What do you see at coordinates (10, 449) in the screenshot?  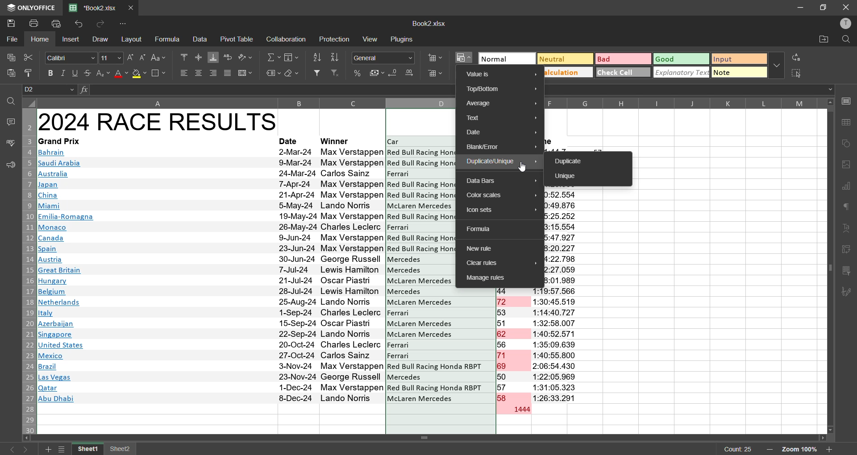 I see `previous` at bounding box center [10, 449].